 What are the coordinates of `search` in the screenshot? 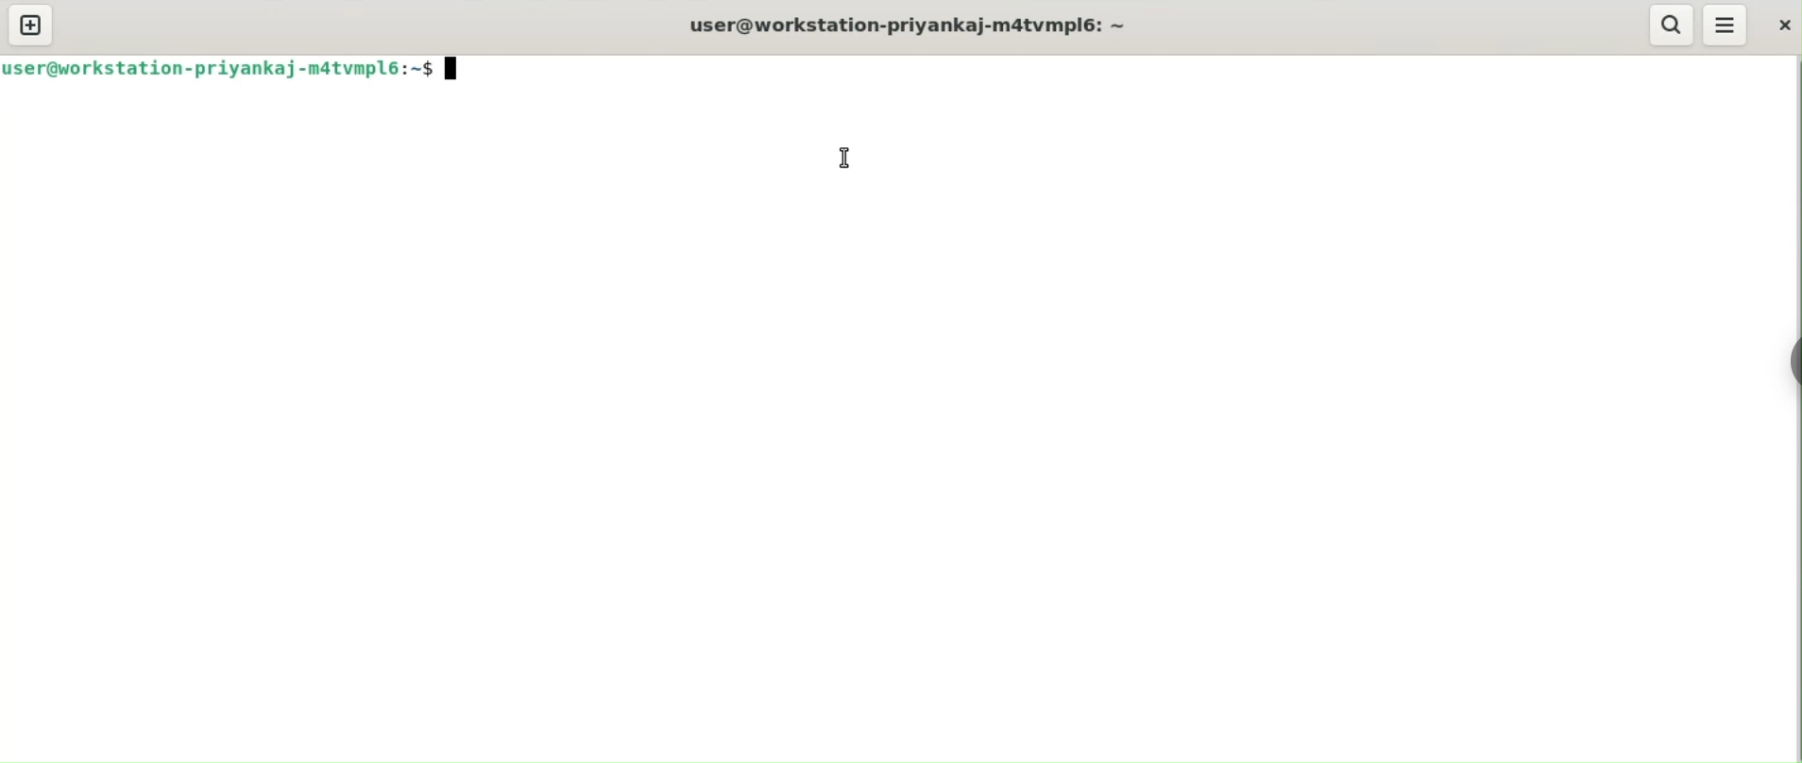 It's located at (1674, 25).